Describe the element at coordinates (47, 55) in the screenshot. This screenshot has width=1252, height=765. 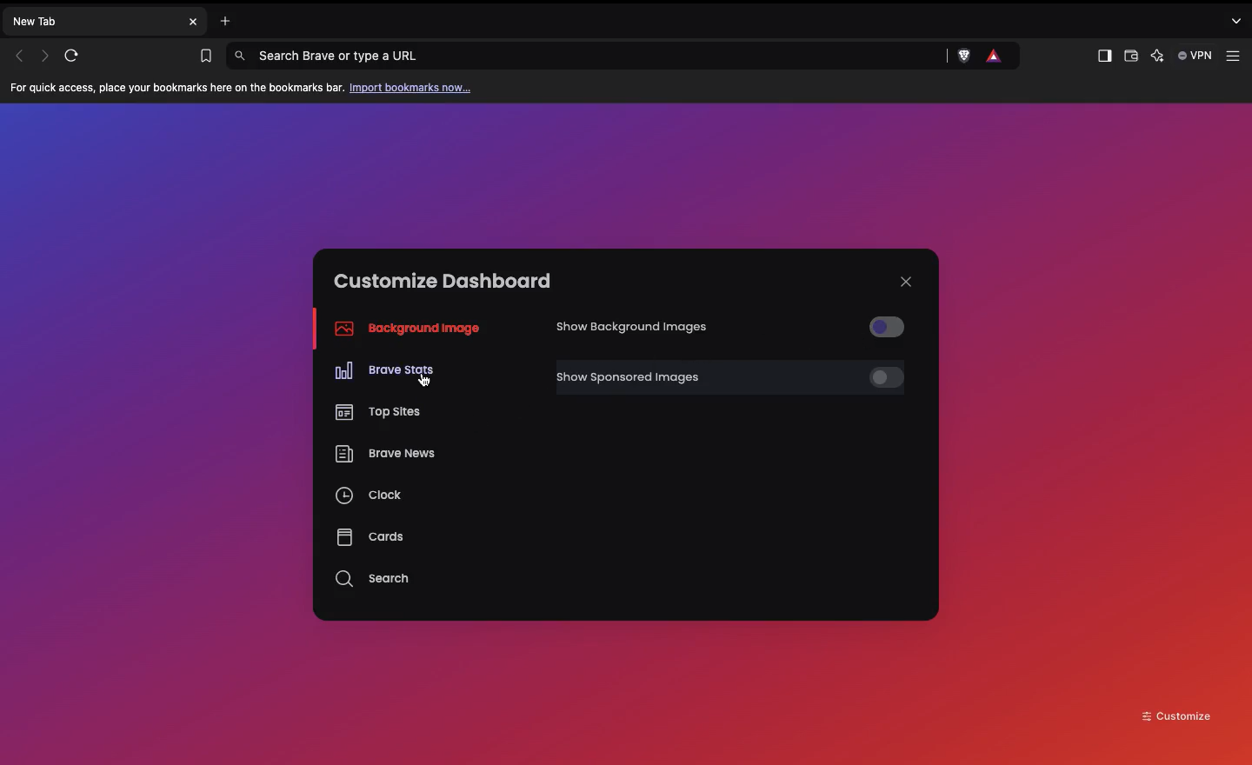
I see `Next page` at that location.